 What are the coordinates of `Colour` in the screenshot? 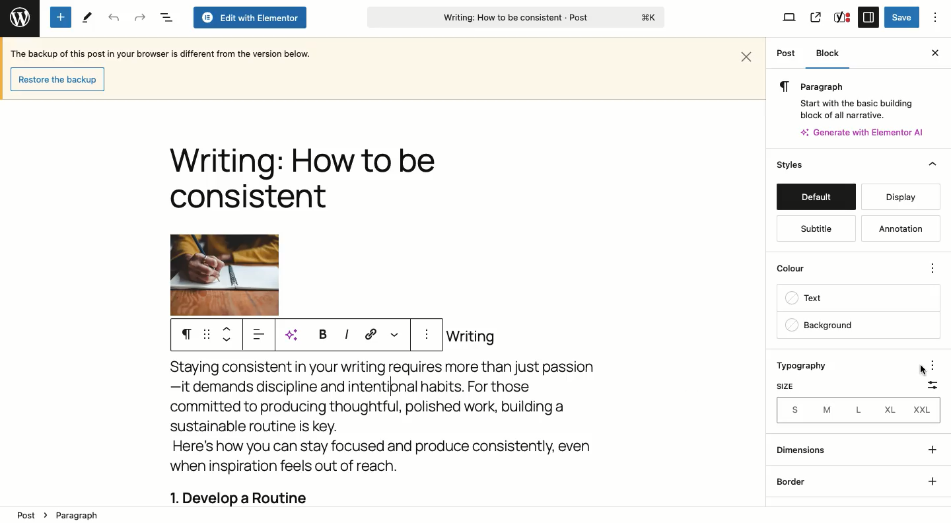 It's located at (847, 267).